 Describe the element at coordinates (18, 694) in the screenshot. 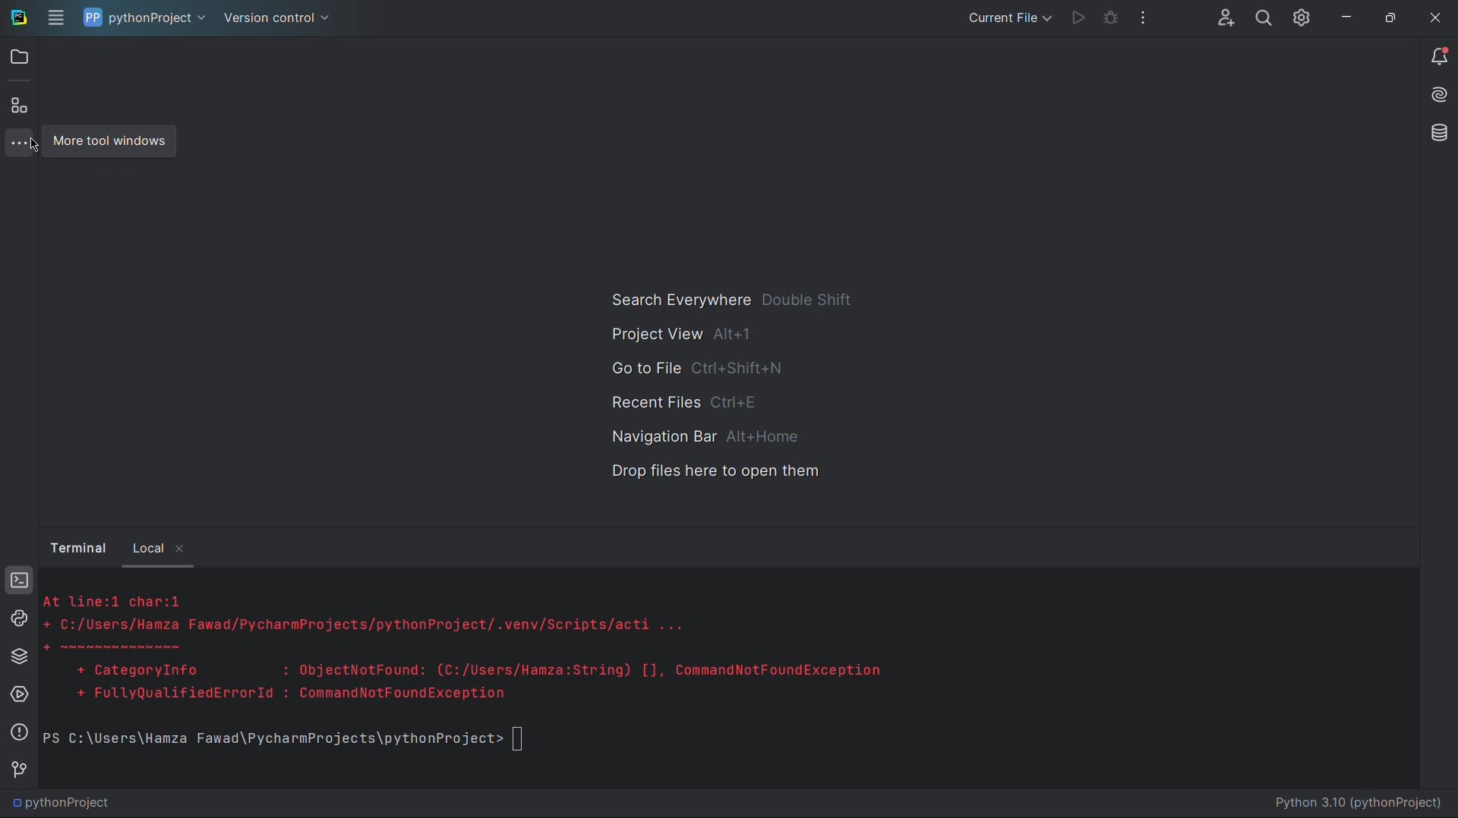

I see `Services` at that location.